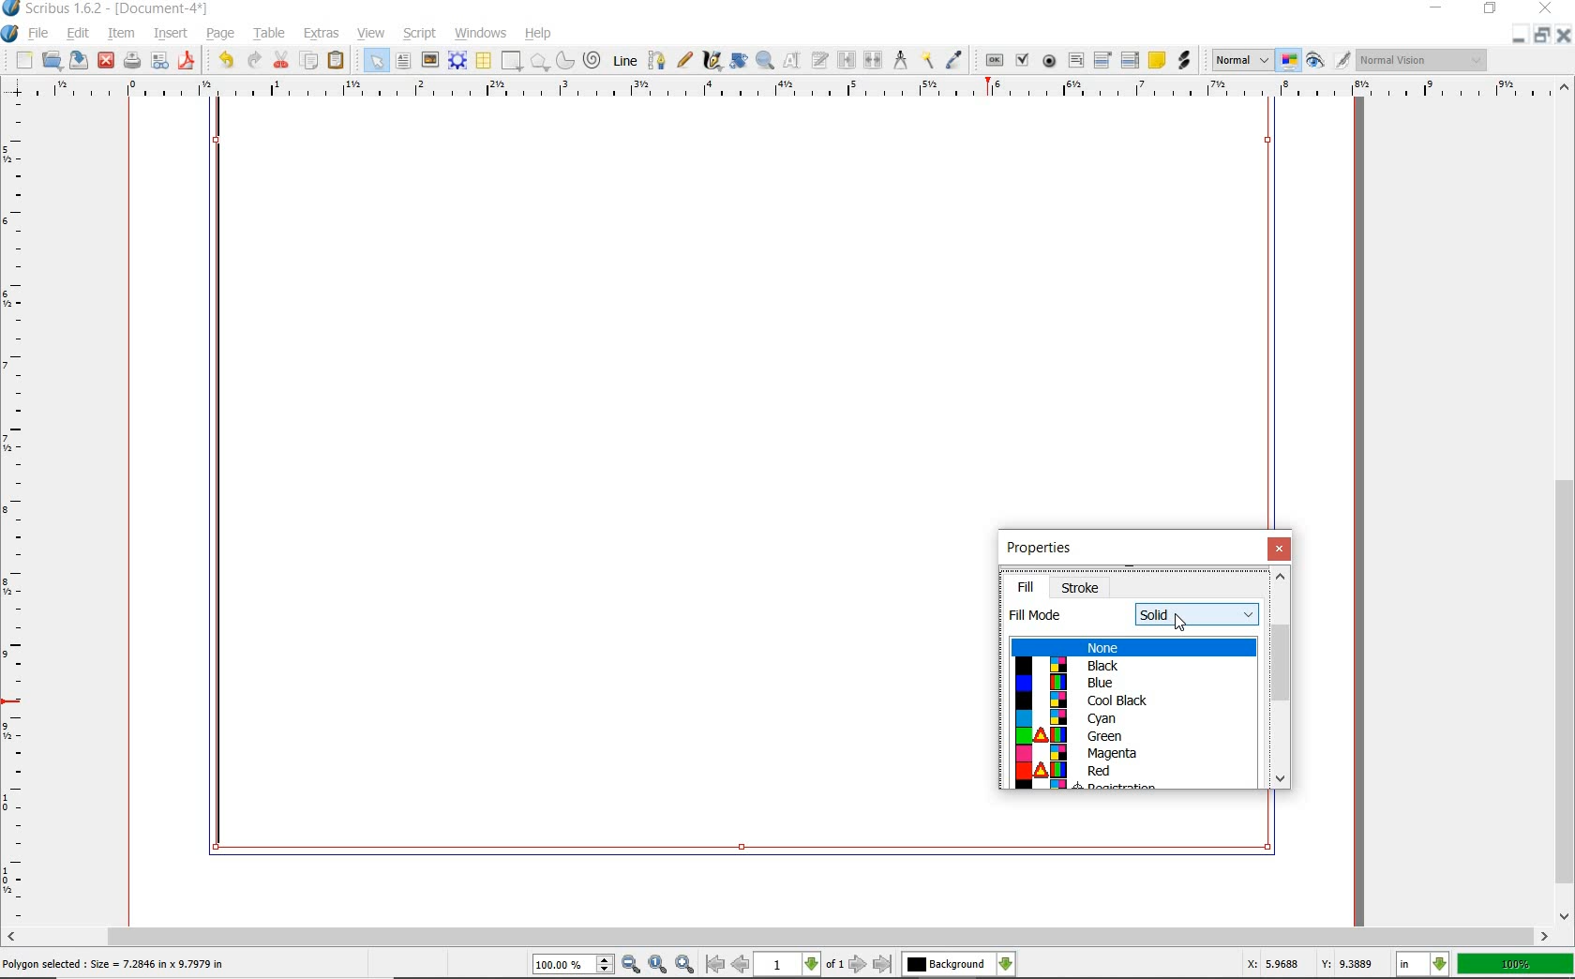  I want to click on go to previous page, so click(742, 965).